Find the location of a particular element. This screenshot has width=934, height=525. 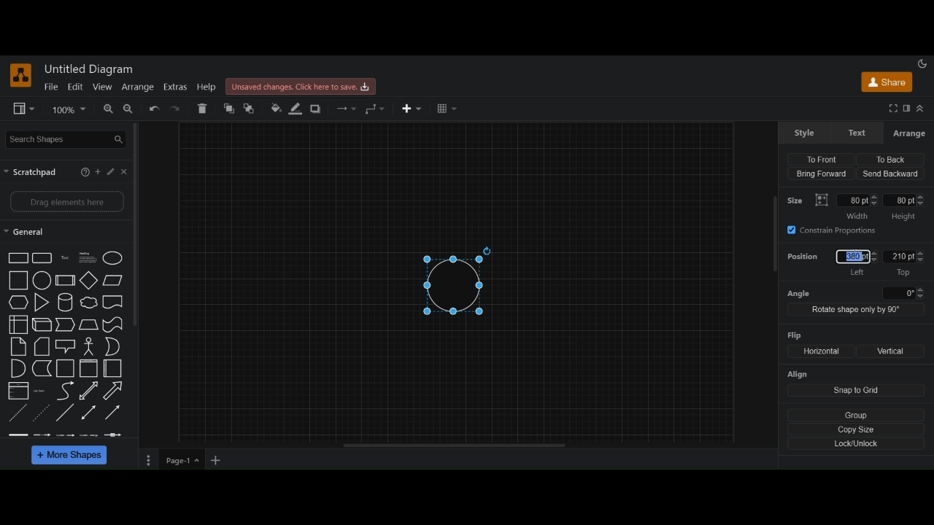

Cube is located at coordinates (65, 280).